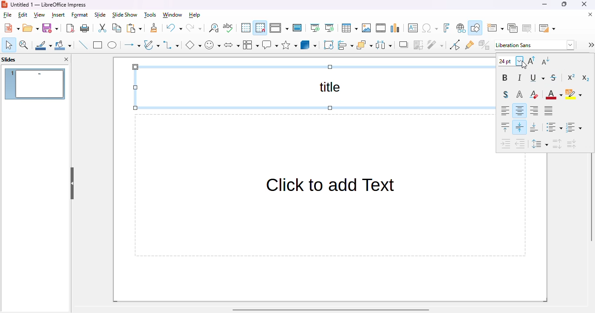 The image size is (595, 313). Describe the element at coordinates (564, 4) in the screenshot. I see `maximize` at that location.